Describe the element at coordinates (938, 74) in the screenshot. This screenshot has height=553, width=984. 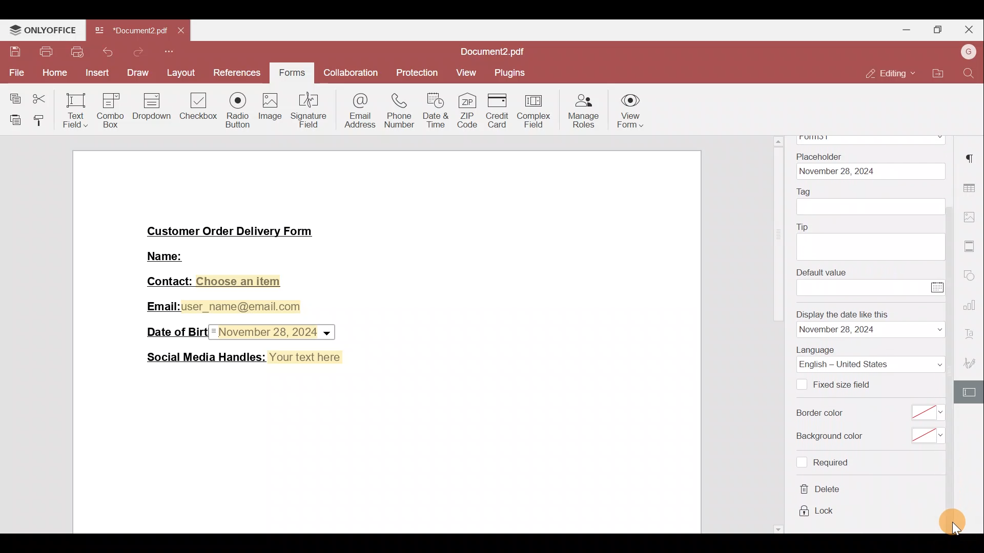
I see `Open file location` at that location.